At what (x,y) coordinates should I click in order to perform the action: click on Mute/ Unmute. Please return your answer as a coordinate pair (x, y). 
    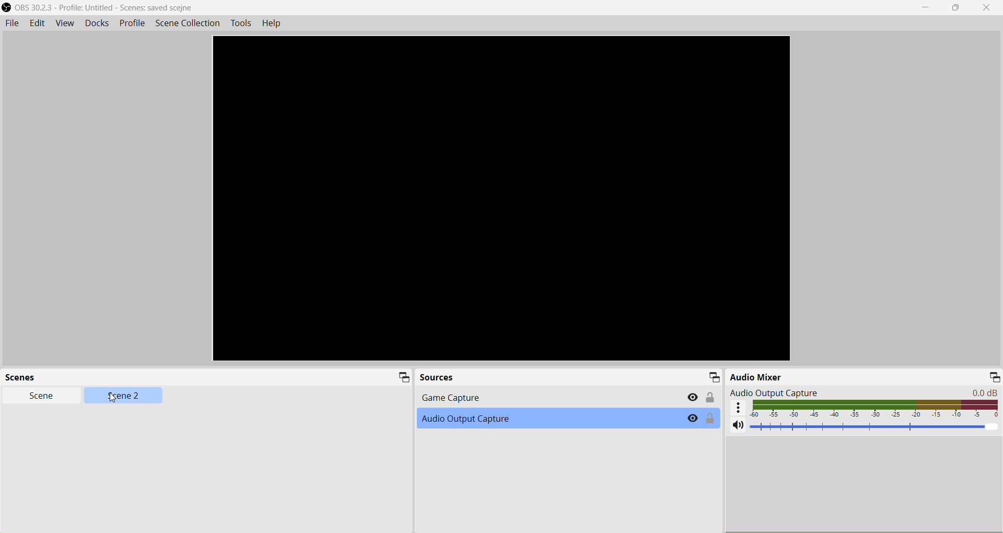
    Looking at the image, I should click on (738, 424).